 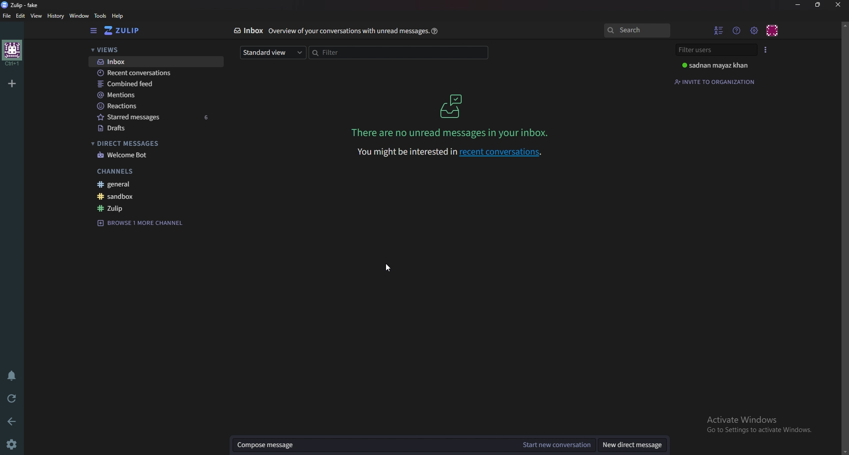 I want to click on There are no unread messages in your inbox., so click(x=452, y=133).